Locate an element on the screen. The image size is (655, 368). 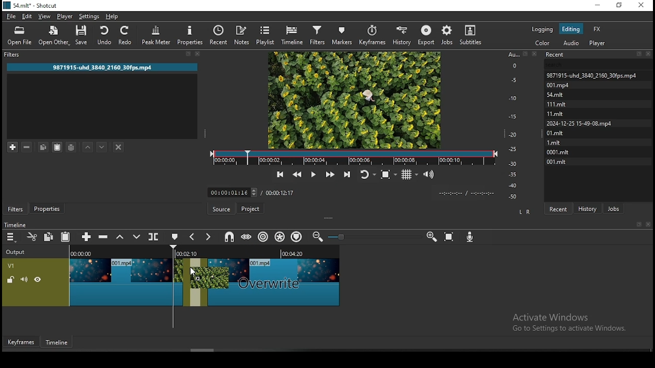
peak meter is located at coordinates (157, 34).